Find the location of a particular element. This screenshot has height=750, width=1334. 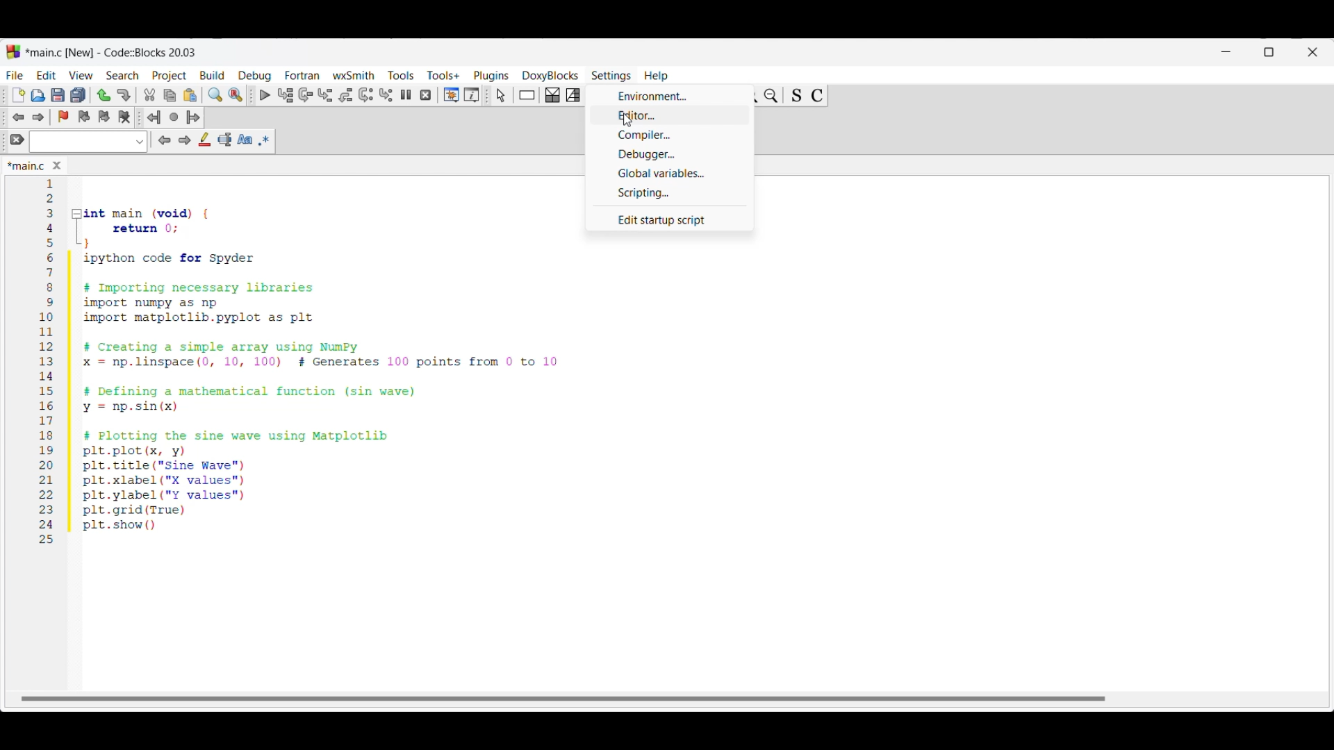

Horizontal slide bar is located at coordinates (563, 699).